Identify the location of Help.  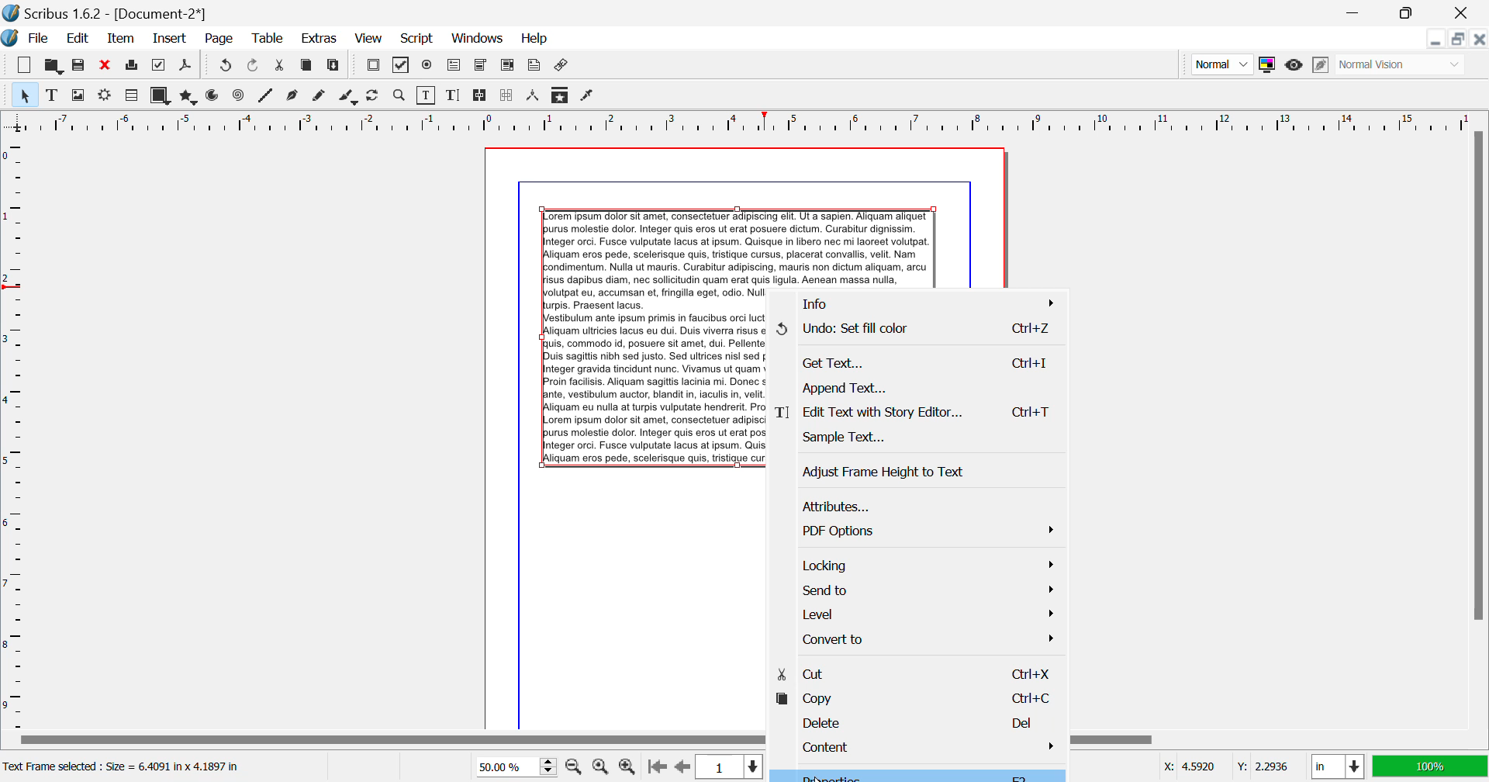
(536, 39).